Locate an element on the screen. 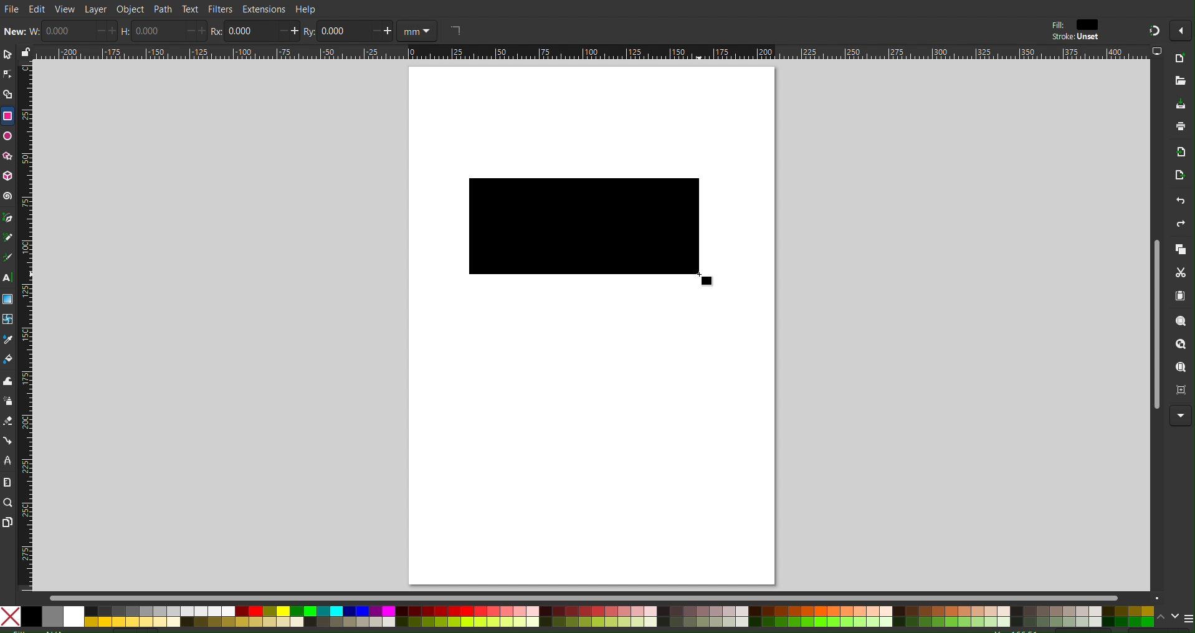 This screenshot has width=1195, height=633. Open is located at coordinates (1179, 82).